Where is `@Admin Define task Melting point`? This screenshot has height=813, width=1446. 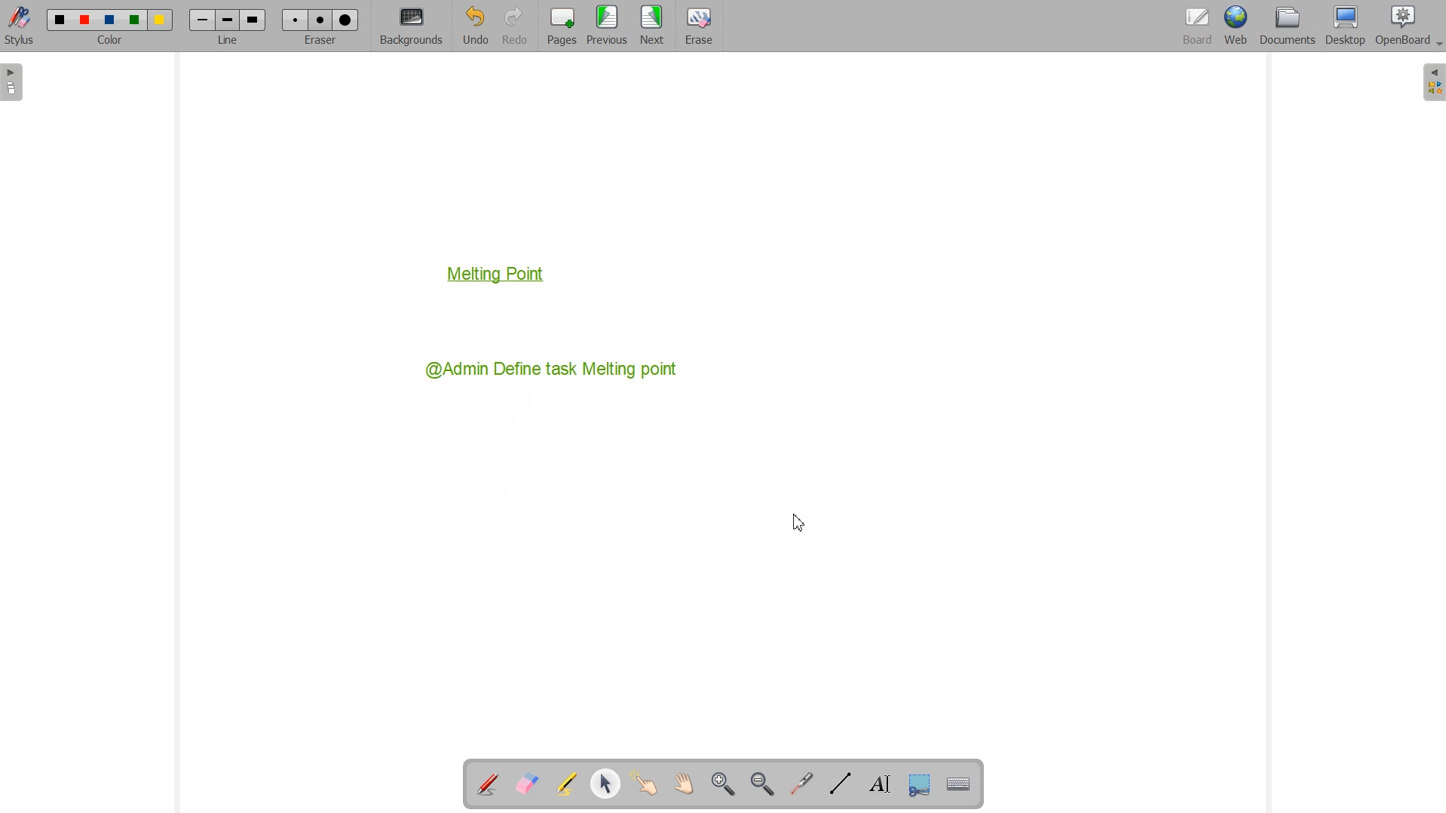 @Admin Define task Melting point is located at coordinates (568, 369).